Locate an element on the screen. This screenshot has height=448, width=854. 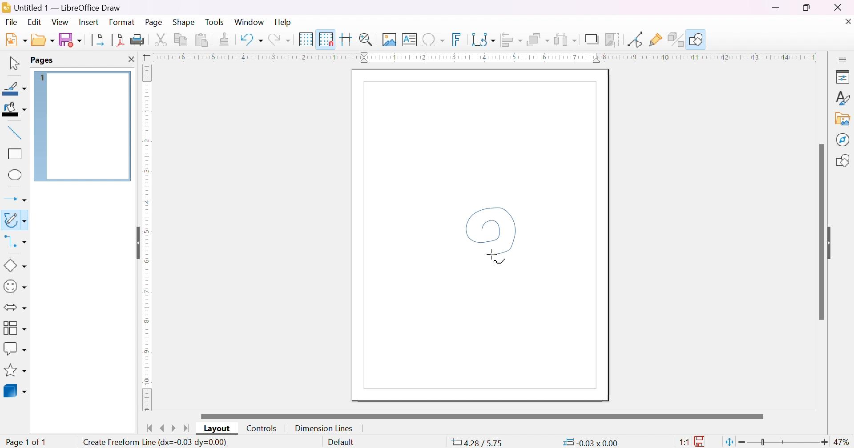
insert special characters is located at coordinates (434, 40).